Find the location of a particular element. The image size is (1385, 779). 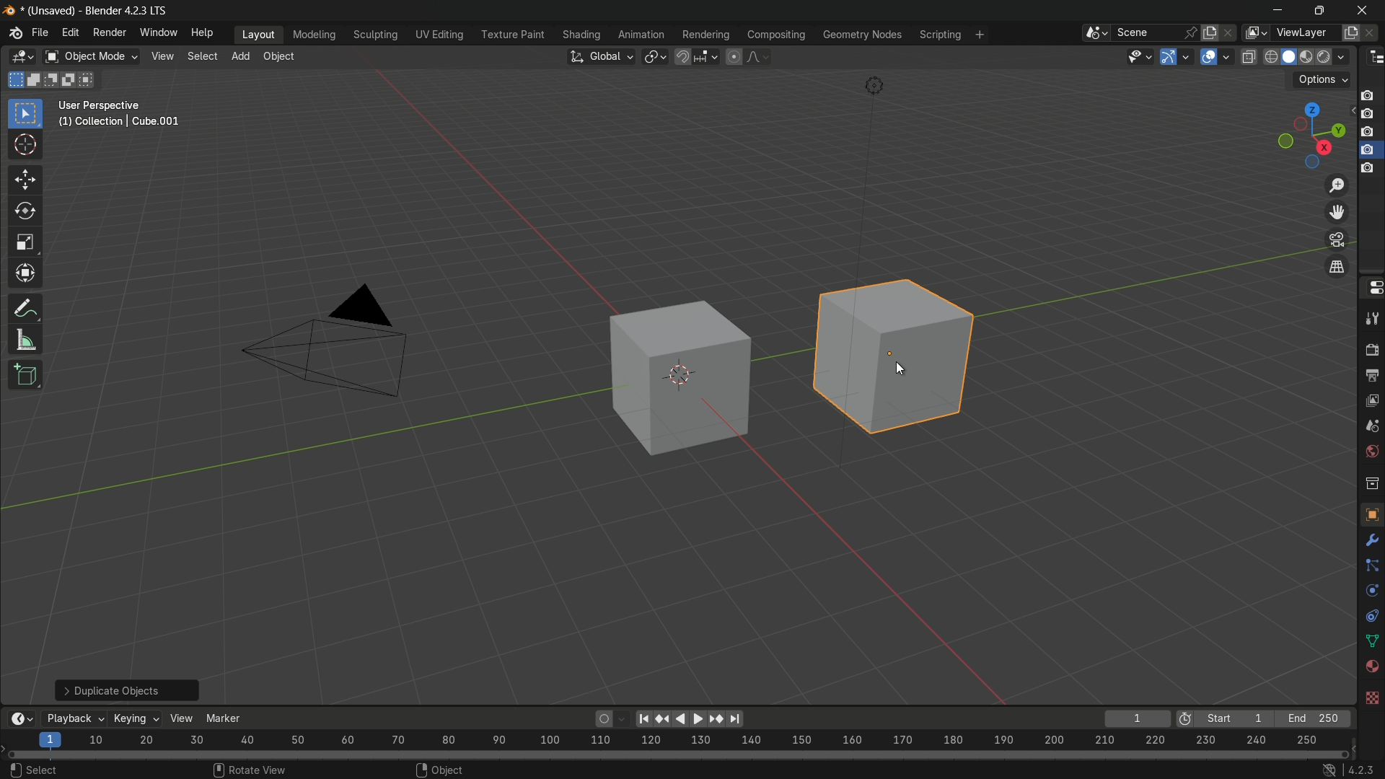

Automatic Constraint is located at coordinates (804, 770).